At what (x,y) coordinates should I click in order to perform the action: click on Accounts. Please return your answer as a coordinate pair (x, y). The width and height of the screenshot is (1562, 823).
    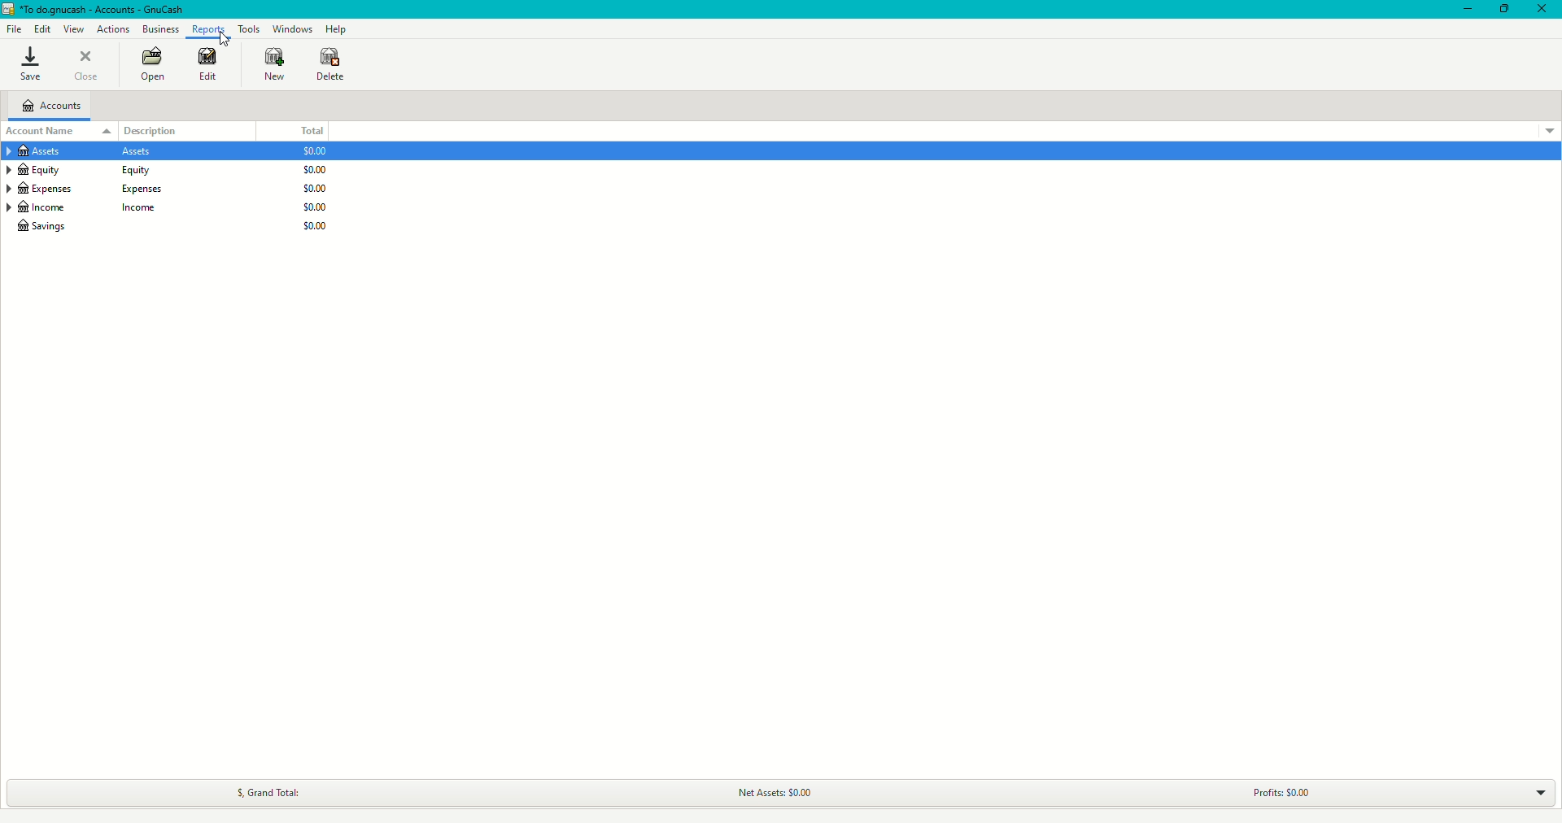
    Looking at the image, I should click on (55, 105).